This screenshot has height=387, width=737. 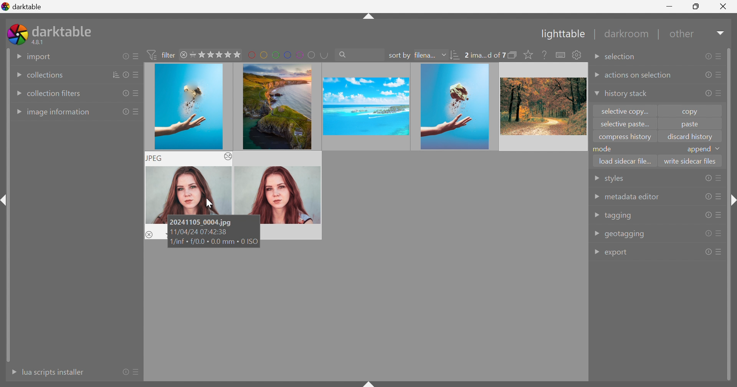 I want to click on darktable, so click(x=22, y=5).